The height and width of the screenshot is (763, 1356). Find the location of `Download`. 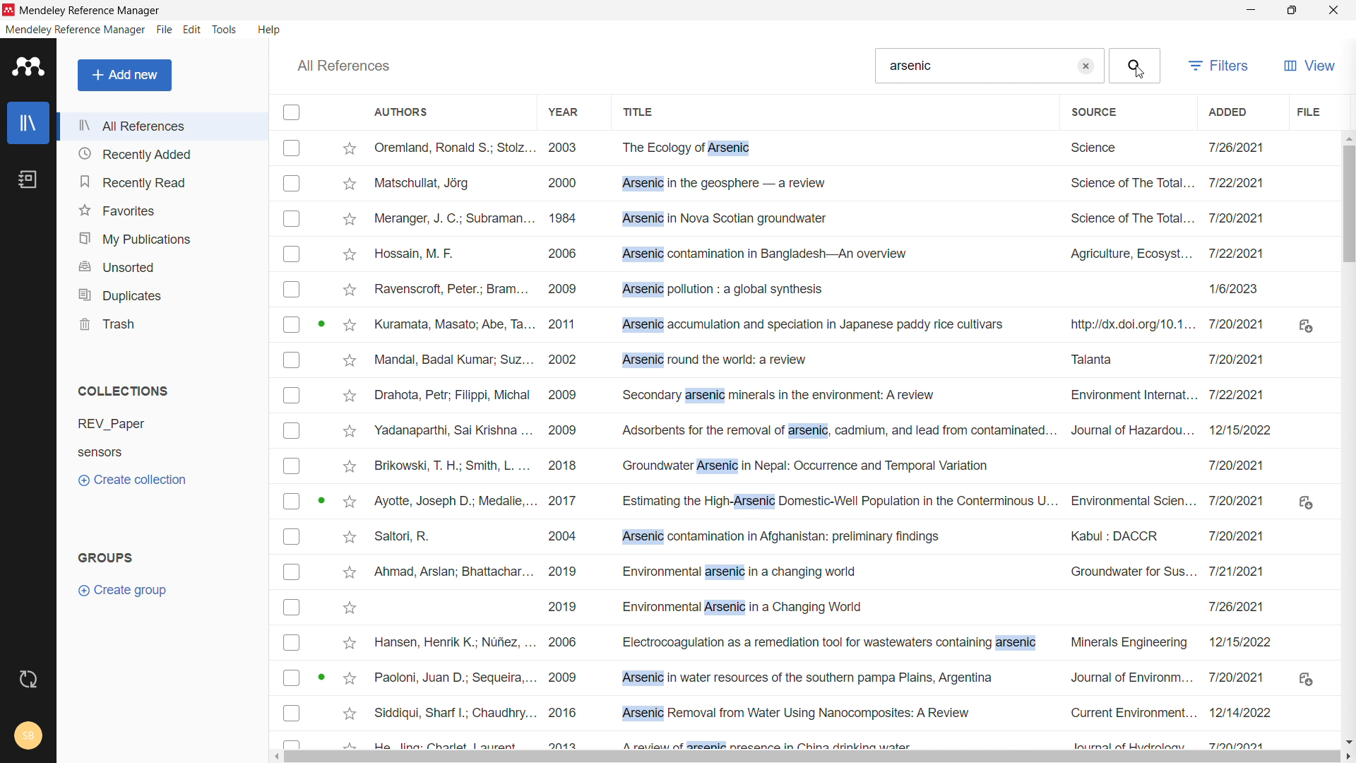

Download is located at coordinates (1305, 499).